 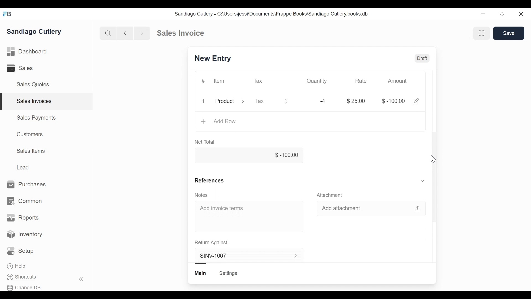 What do you see at coordinates (361, 81) in the screenshot?
I see `Rate` at bounding box center [361, 81].